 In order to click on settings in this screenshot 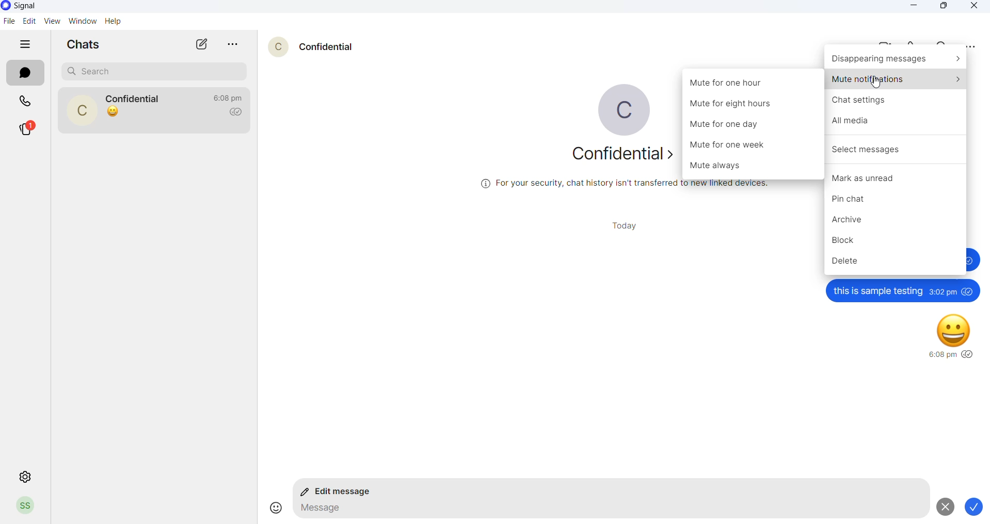, I will do `click(26, 475)`.